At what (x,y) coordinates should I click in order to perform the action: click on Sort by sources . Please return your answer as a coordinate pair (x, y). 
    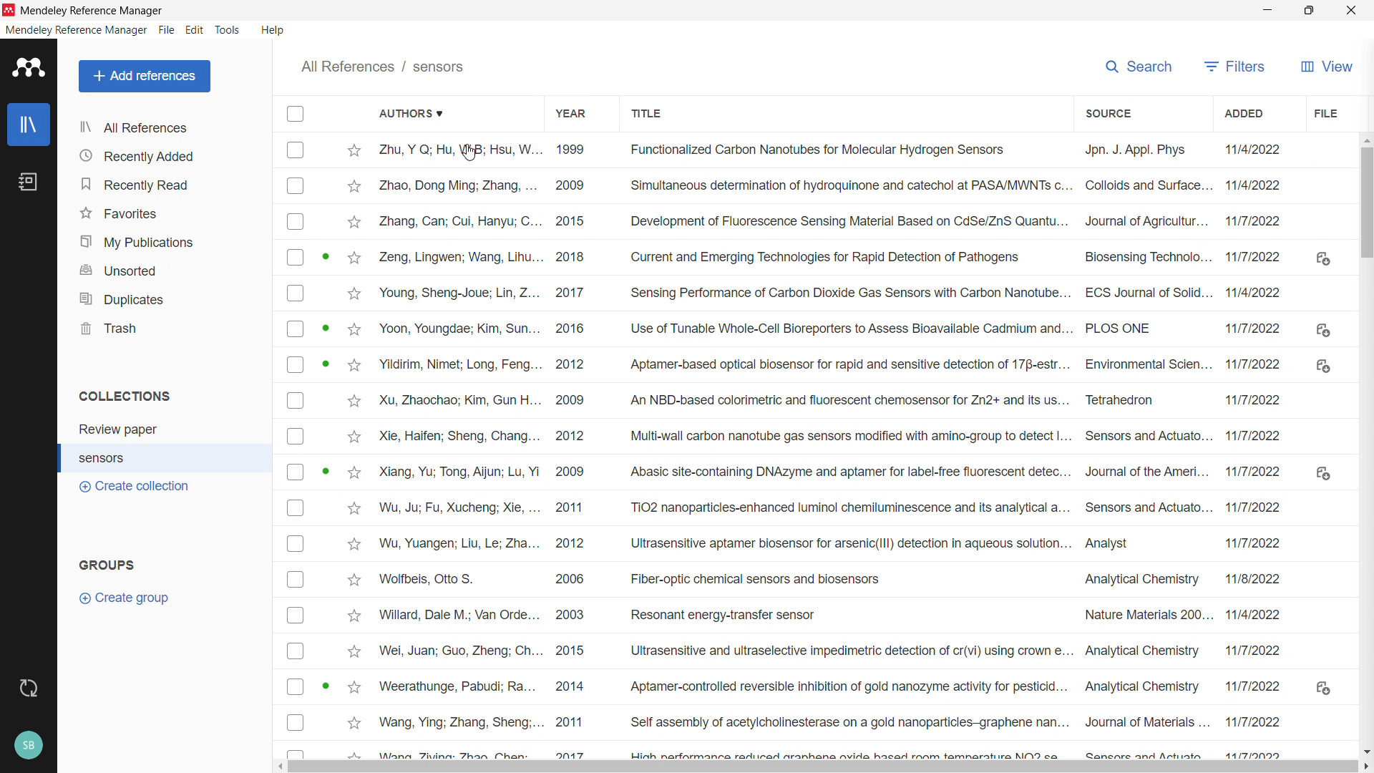
    Looking at the image, I should click on (1106, 112).